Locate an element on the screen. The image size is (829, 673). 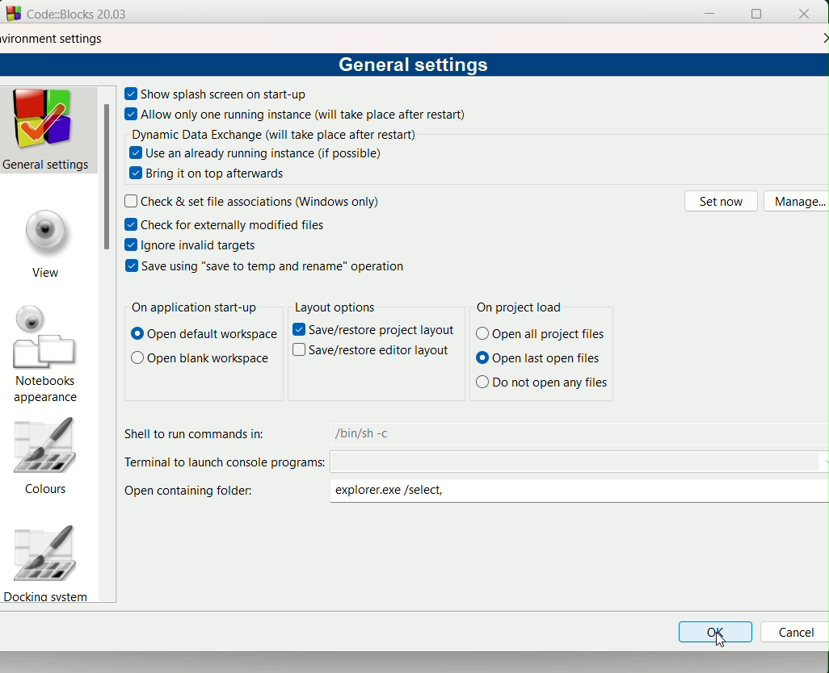
text is located at coordinates (361, 433).